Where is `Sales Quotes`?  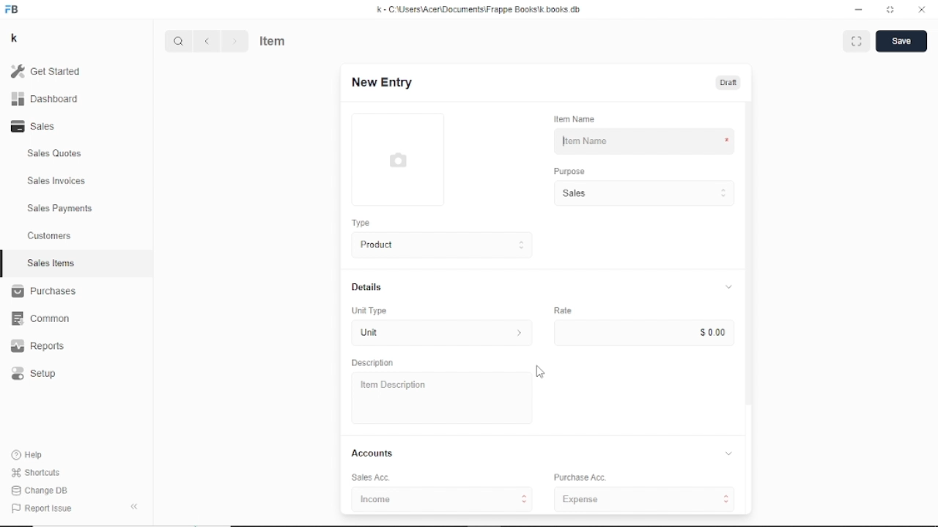 Sales Quotes is located at coordinates (56, 154).